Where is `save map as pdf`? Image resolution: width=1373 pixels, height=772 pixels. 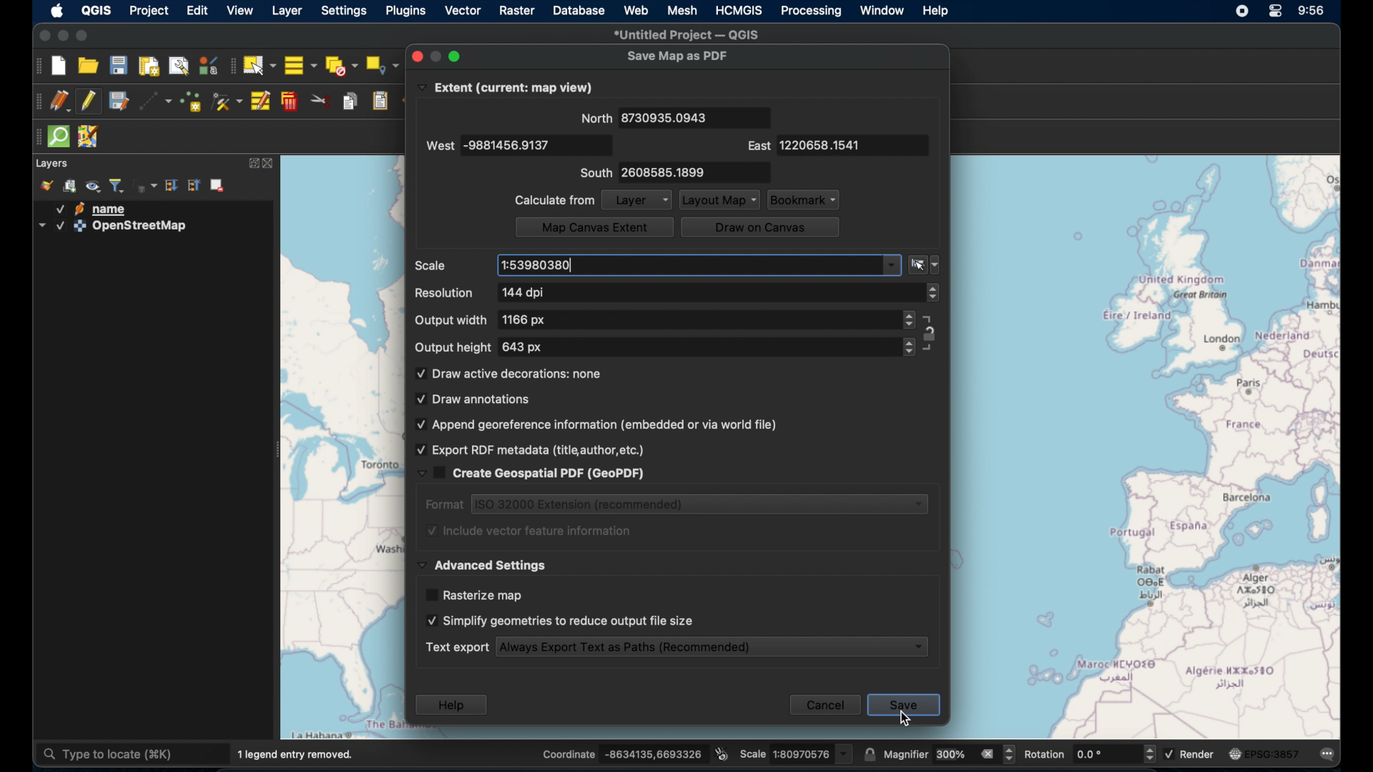 save map as pdf is located at coordinates (676, 57).